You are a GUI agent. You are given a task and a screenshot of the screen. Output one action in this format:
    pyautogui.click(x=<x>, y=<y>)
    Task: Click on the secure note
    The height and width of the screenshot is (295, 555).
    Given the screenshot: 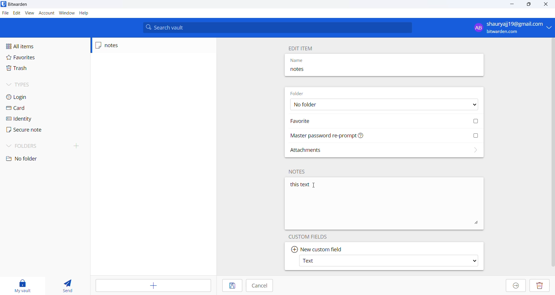 What is the action you would take?
    pyautogui.click(x=28, y=130)
    